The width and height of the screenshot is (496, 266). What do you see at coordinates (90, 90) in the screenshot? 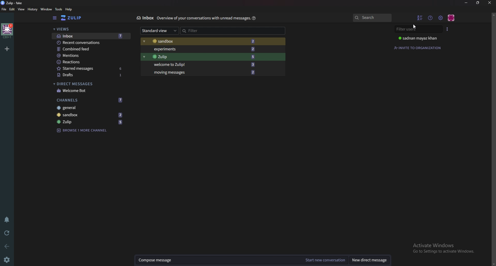
I see `Welcome bot` at bounding box center [90, 90].